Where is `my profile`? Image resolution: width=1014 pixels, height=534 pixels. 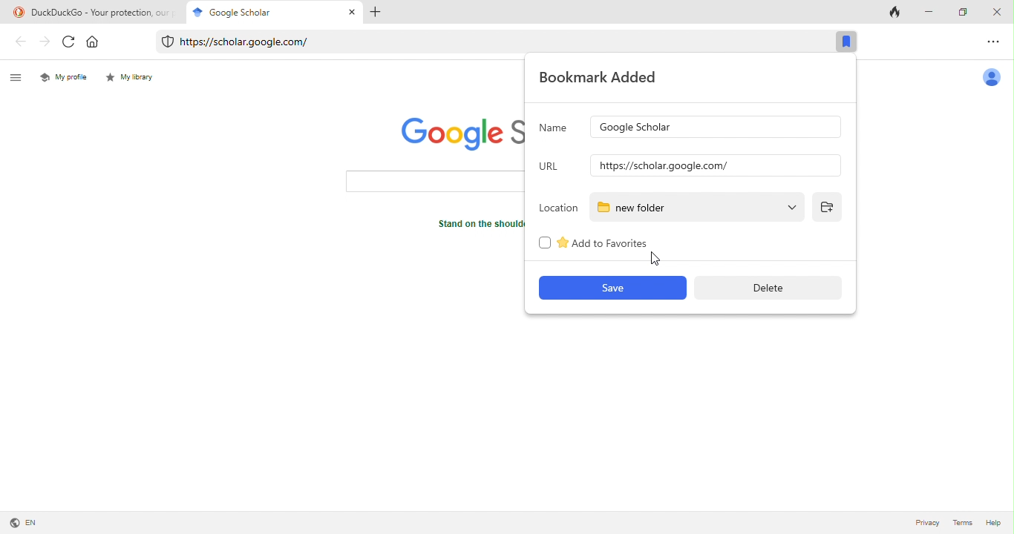
my profile is located at coordinates (64, 76).